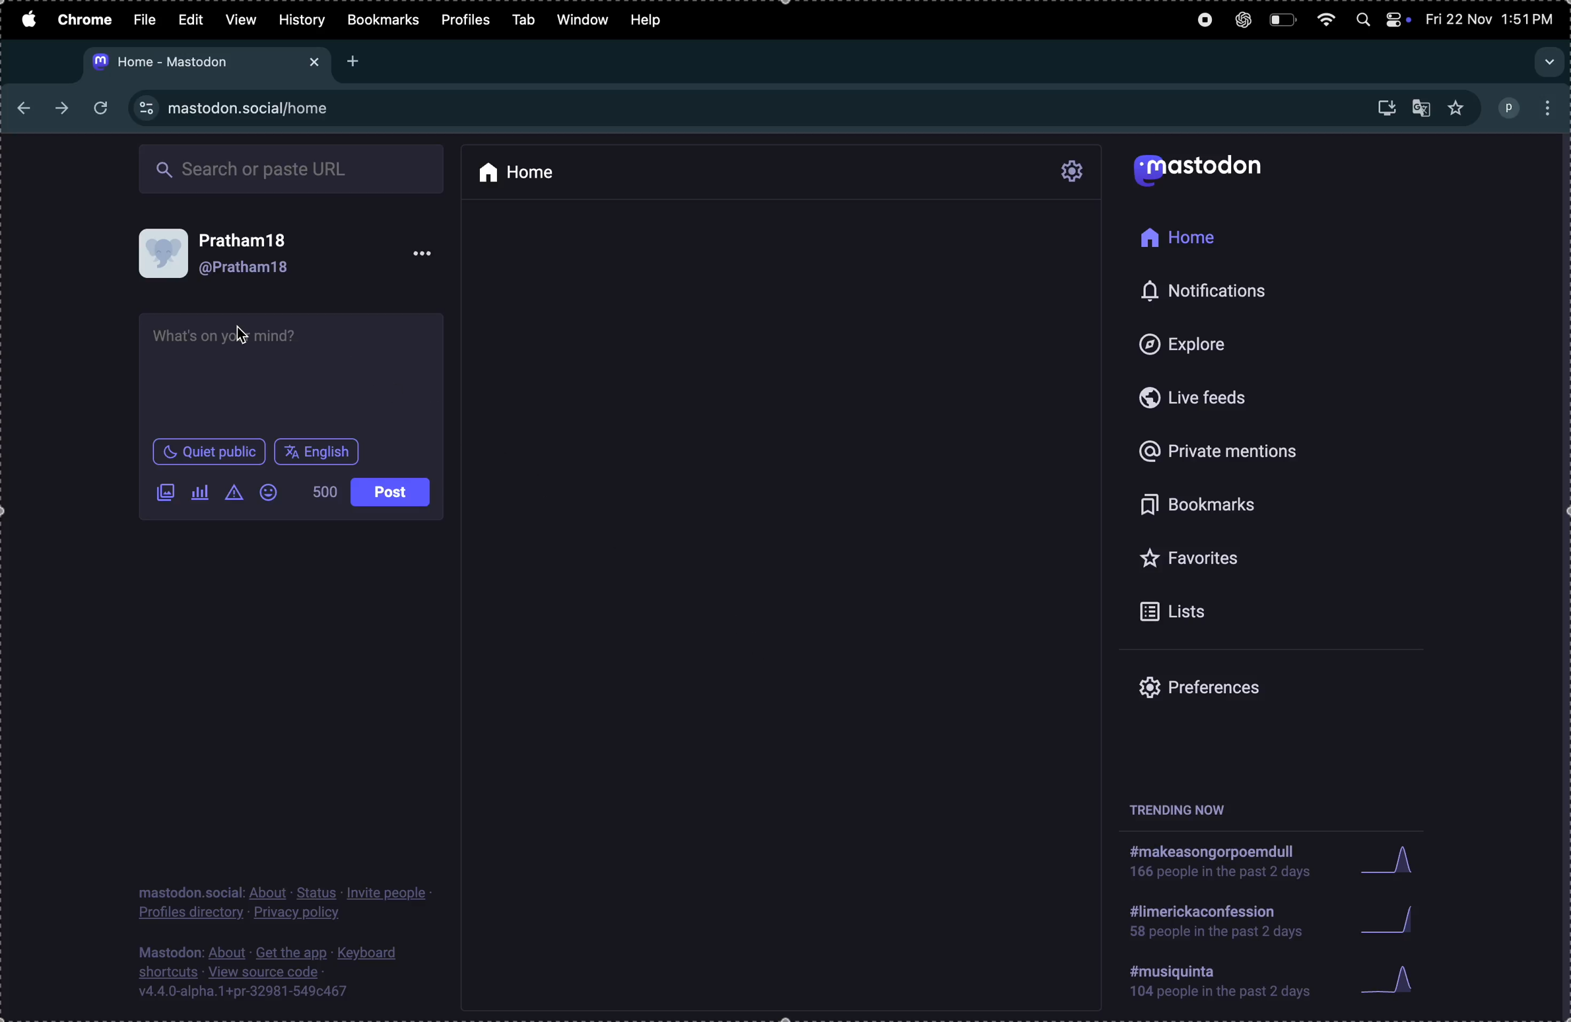 This screenshot has width=1571, height=1022. I want to click on private mentions, so click(1226, 444).